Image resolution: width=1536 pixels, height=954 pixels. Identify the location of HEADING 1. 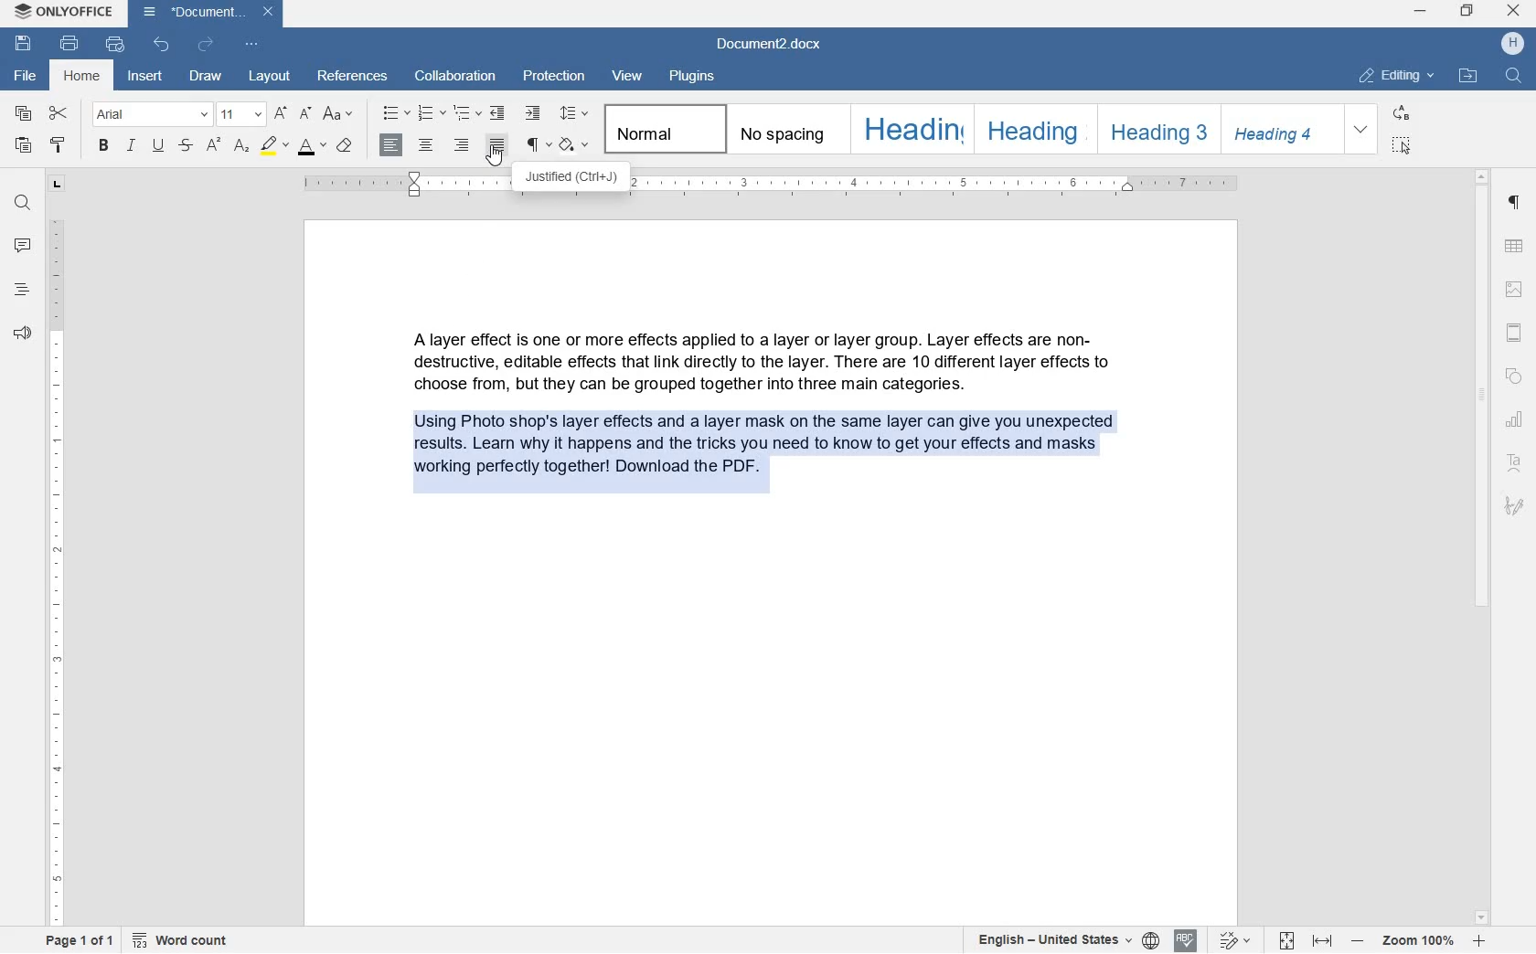
(910, 130).